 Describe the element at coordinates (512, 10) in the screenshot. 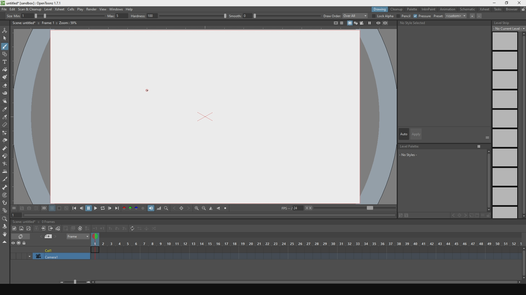

I see `browser` at that location.